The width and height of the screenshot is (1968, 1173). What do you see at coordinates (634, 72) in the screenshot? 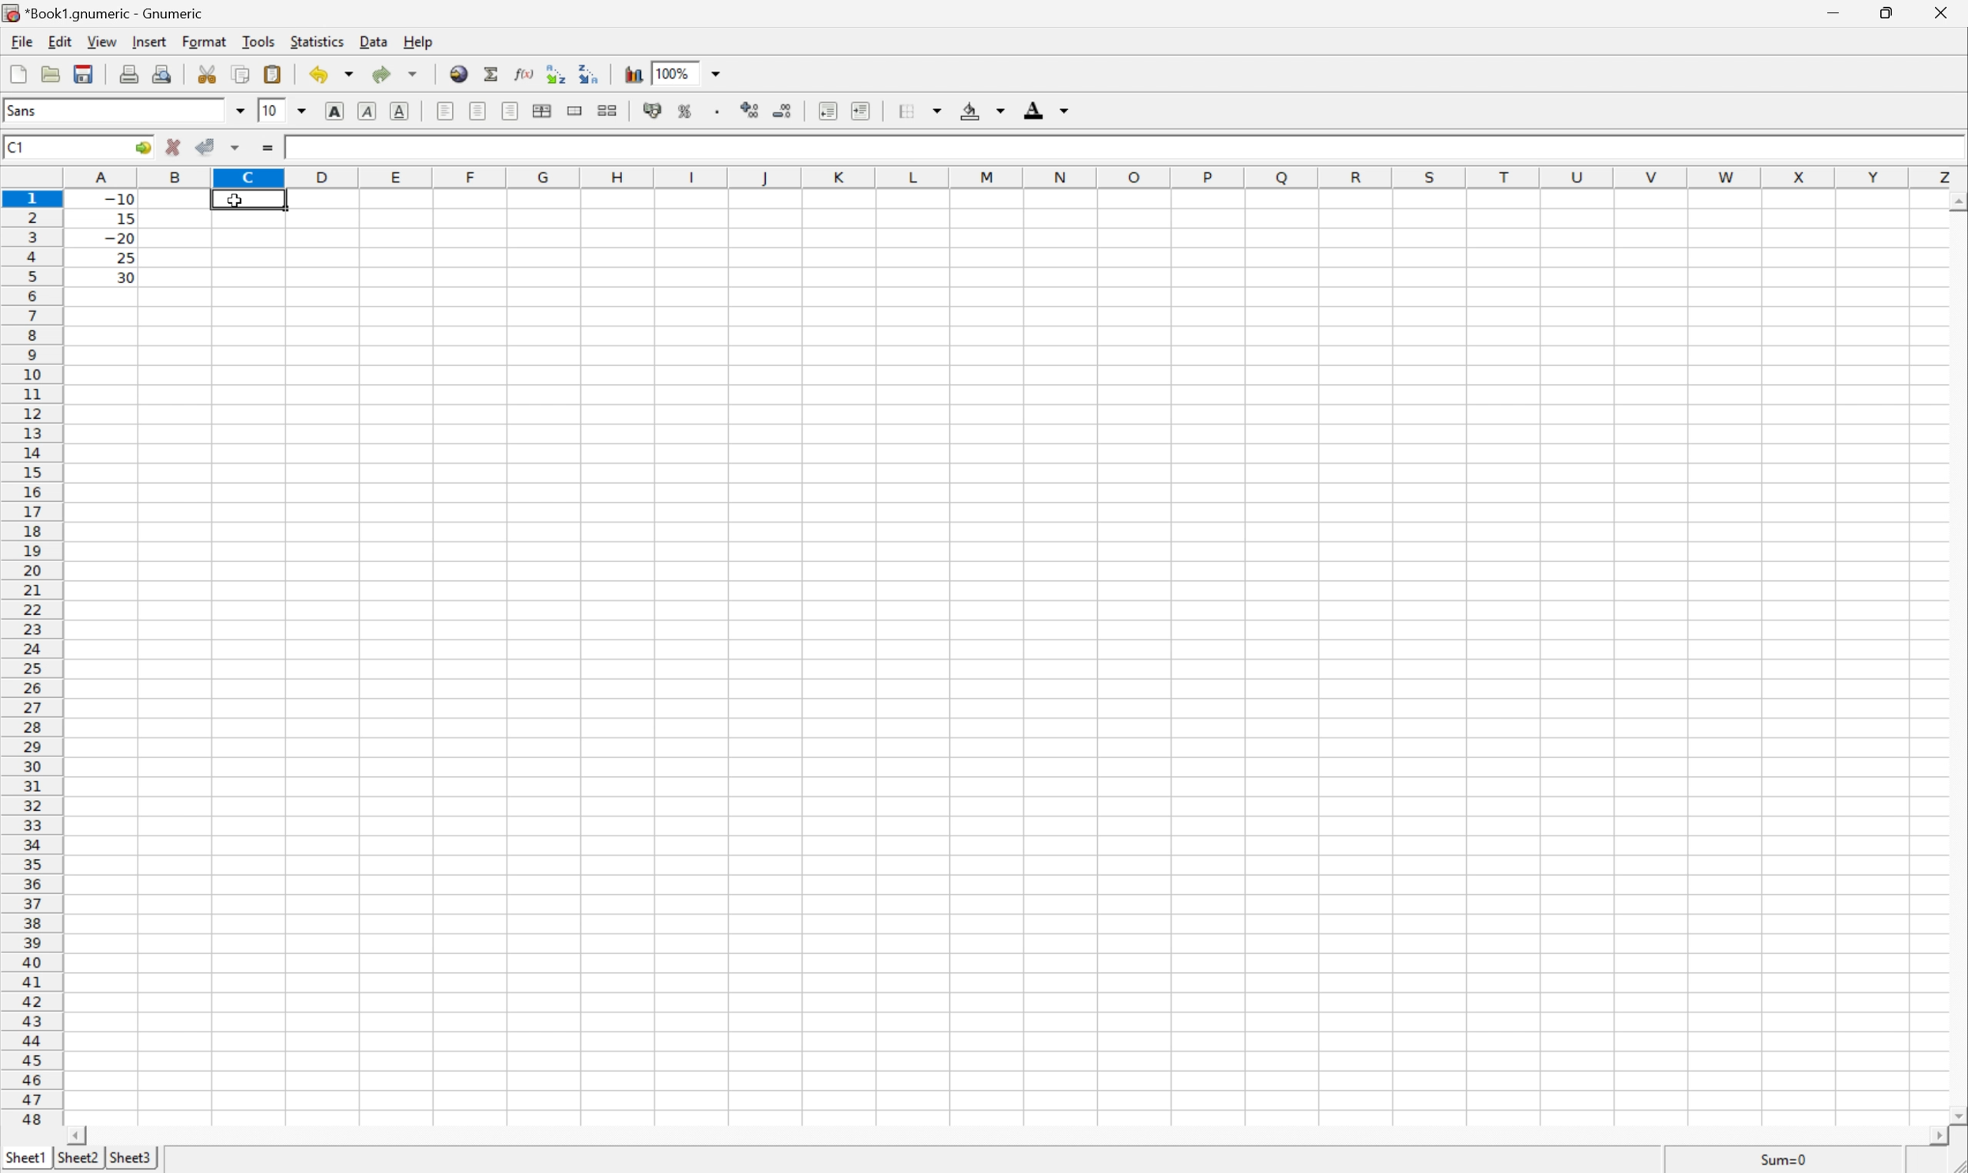
I see `Insert chart` at bounding box center [634, 72].